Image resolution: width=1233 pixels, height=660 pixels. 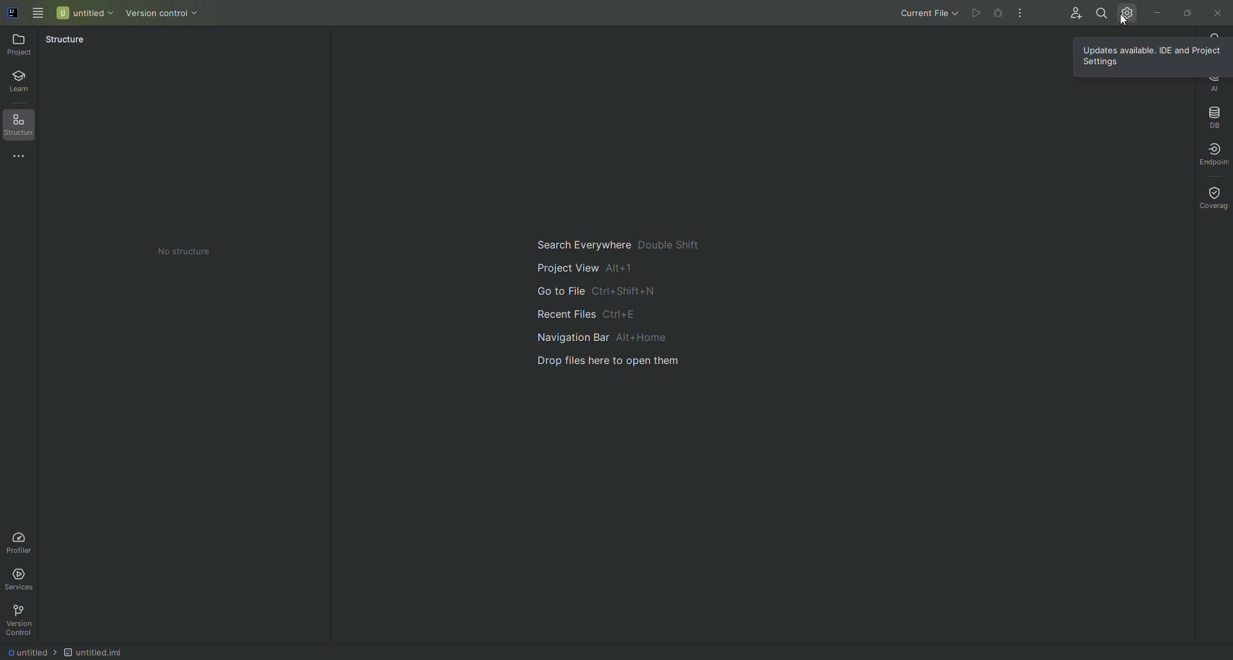 I want to click on Notifications, so click(x=1216, y=34).